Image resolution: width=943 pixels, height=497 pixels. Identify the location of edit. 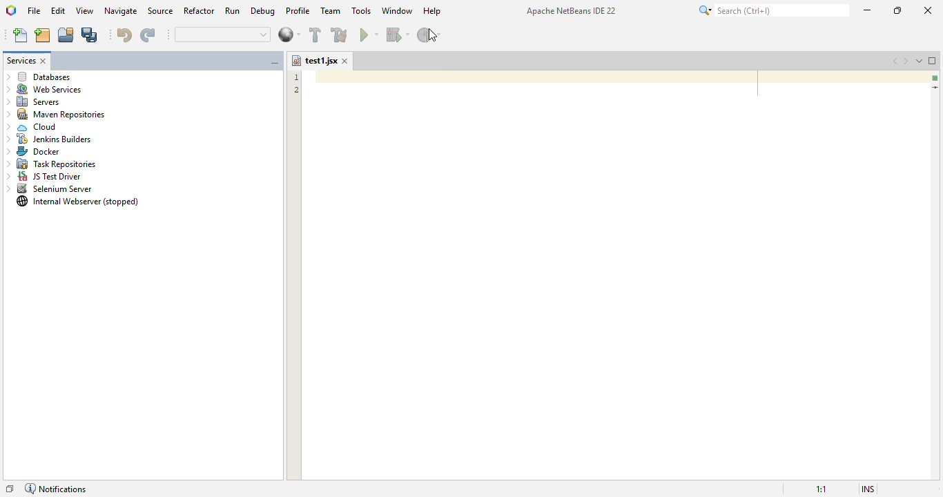
(59, 10).